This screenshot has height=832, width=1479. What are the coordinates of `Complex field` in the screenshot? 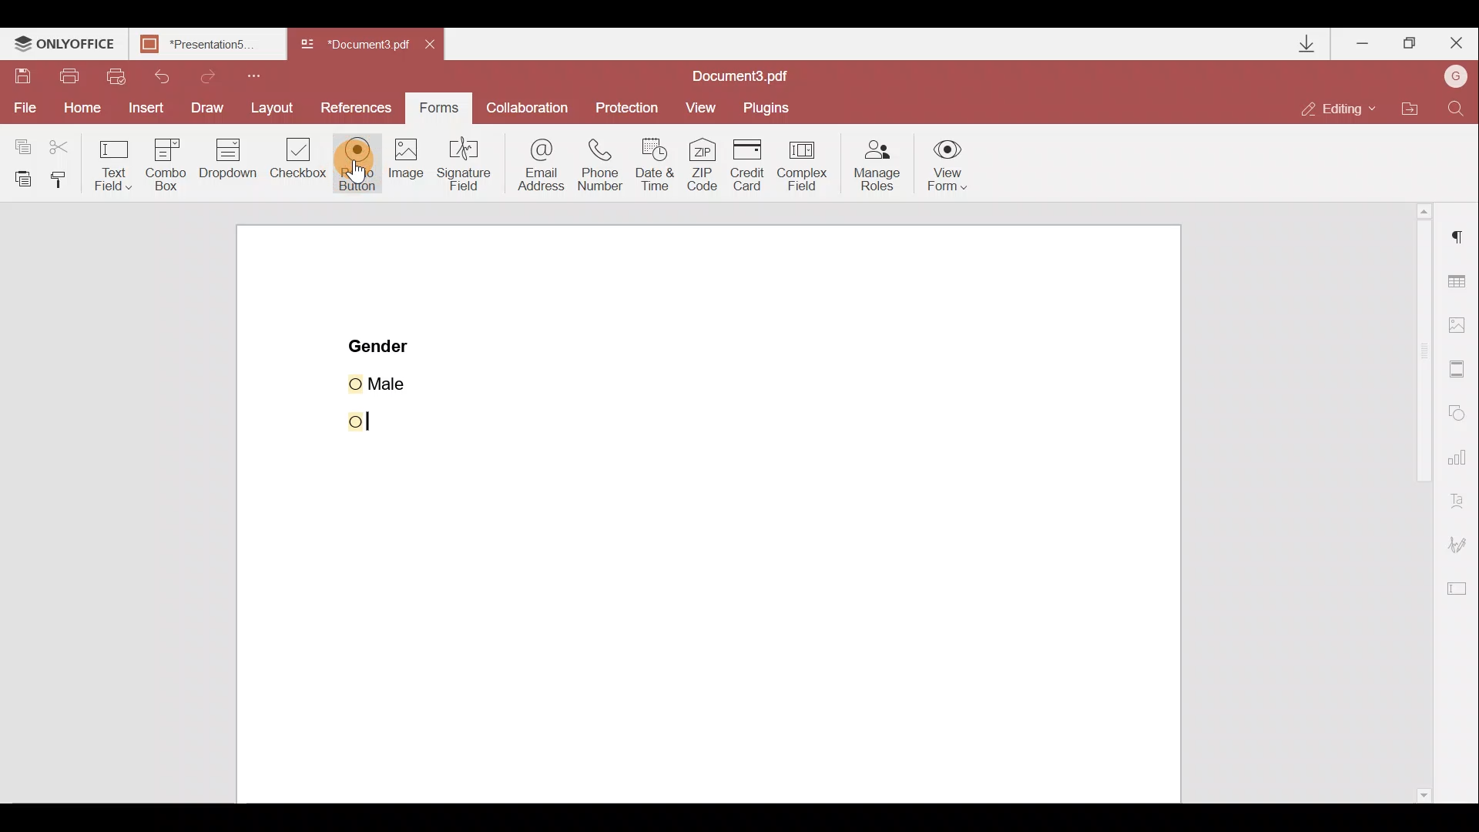 It's located at (807, 163).